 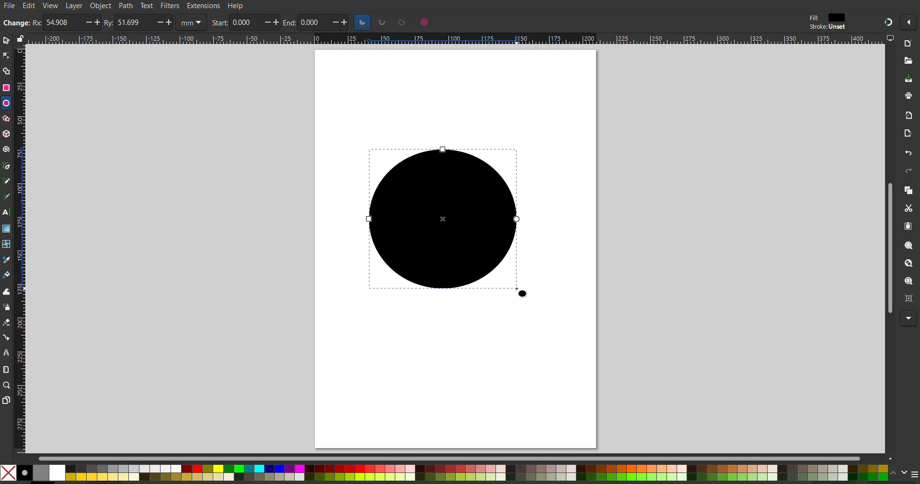 I want to click on Open Export, so click(x=909, y=132).